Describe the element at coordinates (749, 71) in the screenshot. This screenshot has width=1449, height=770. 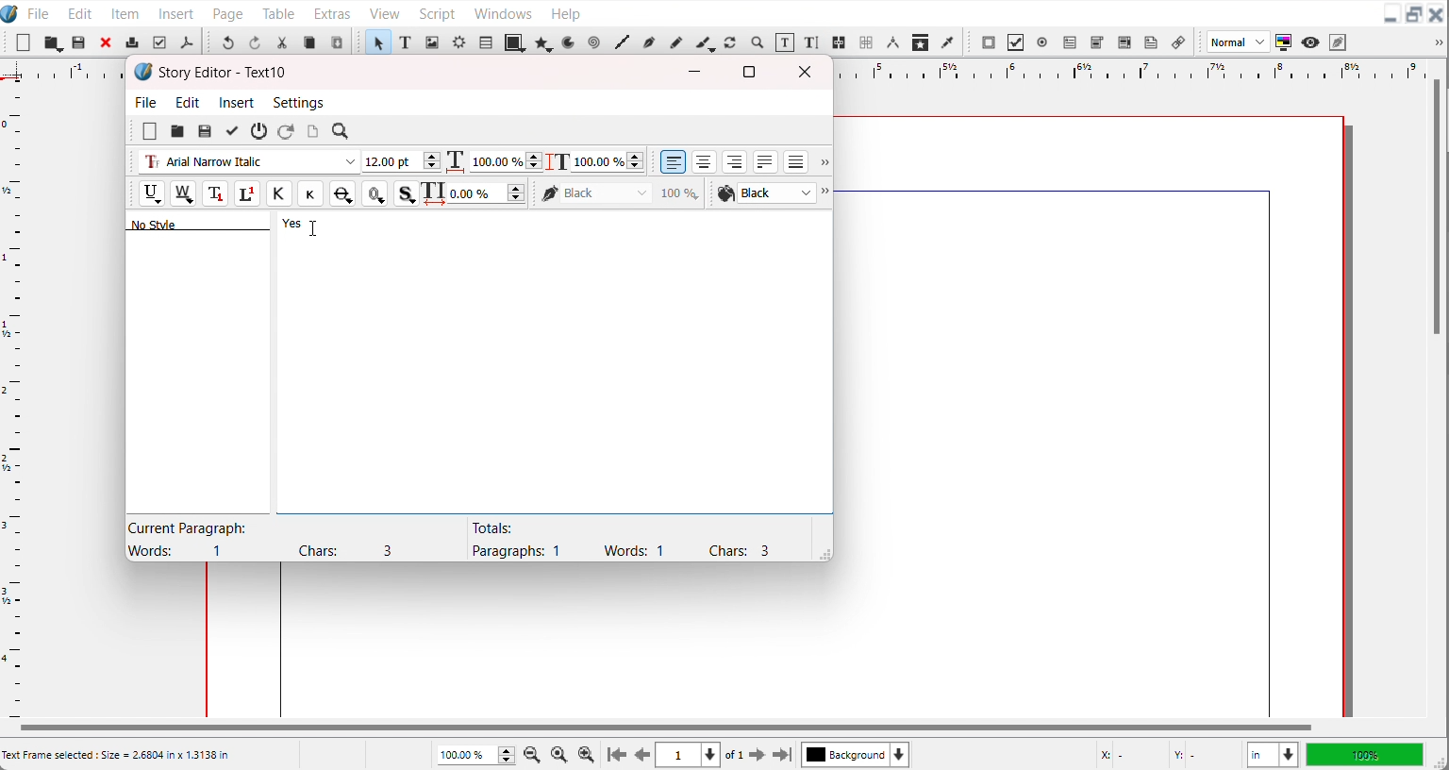
I see `Maximize` at that location.